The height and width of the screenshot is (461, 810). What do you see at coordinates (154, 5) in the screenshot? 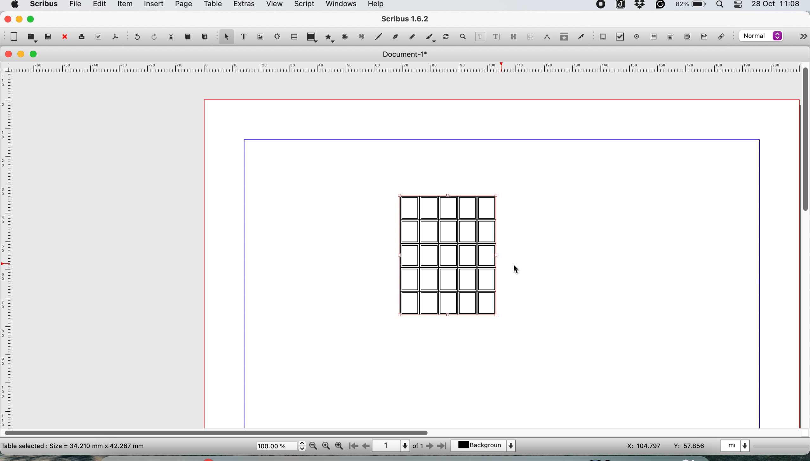
I see `insert` at bounding box center [154, 5].